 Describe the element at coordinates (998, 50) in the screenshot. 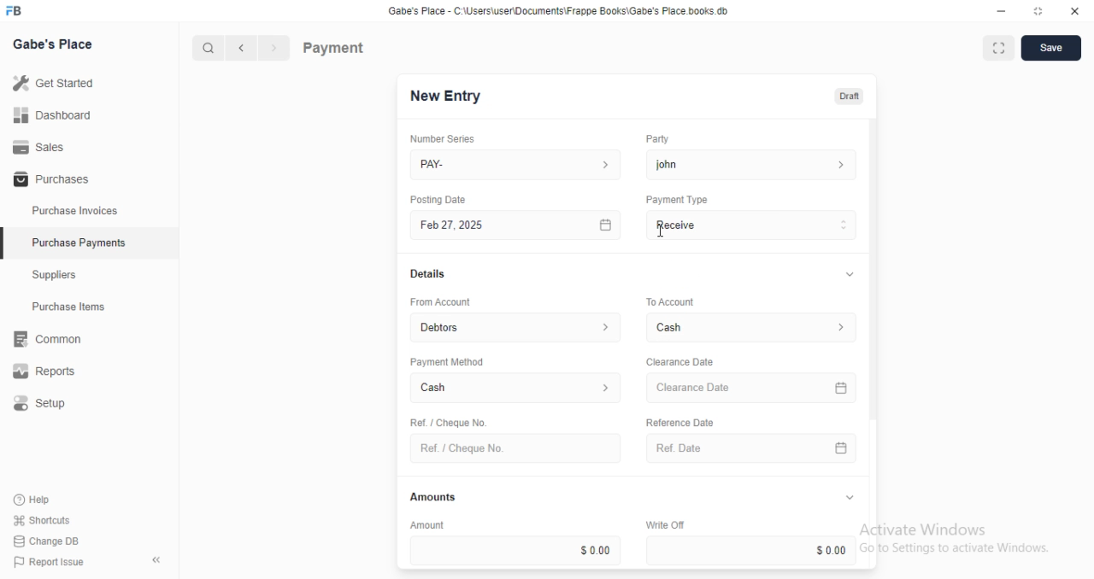

I see `fit to window` at that location.